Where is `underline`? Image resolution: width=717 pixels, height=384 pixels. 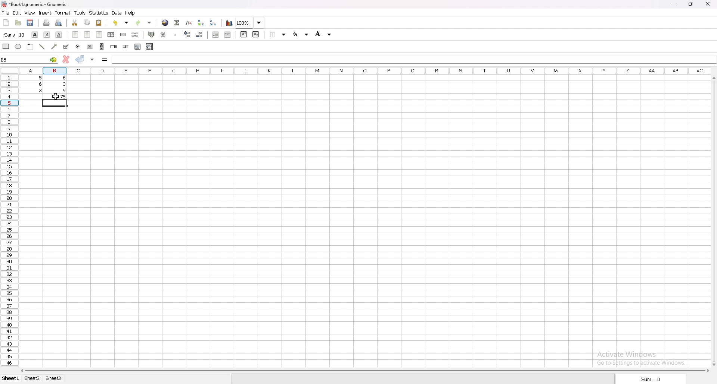 underline is located at coordinates (59, 34).